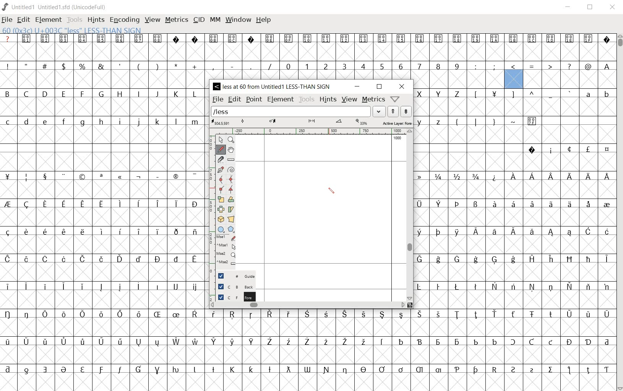  I want to click on metrics, so click(373, 100).